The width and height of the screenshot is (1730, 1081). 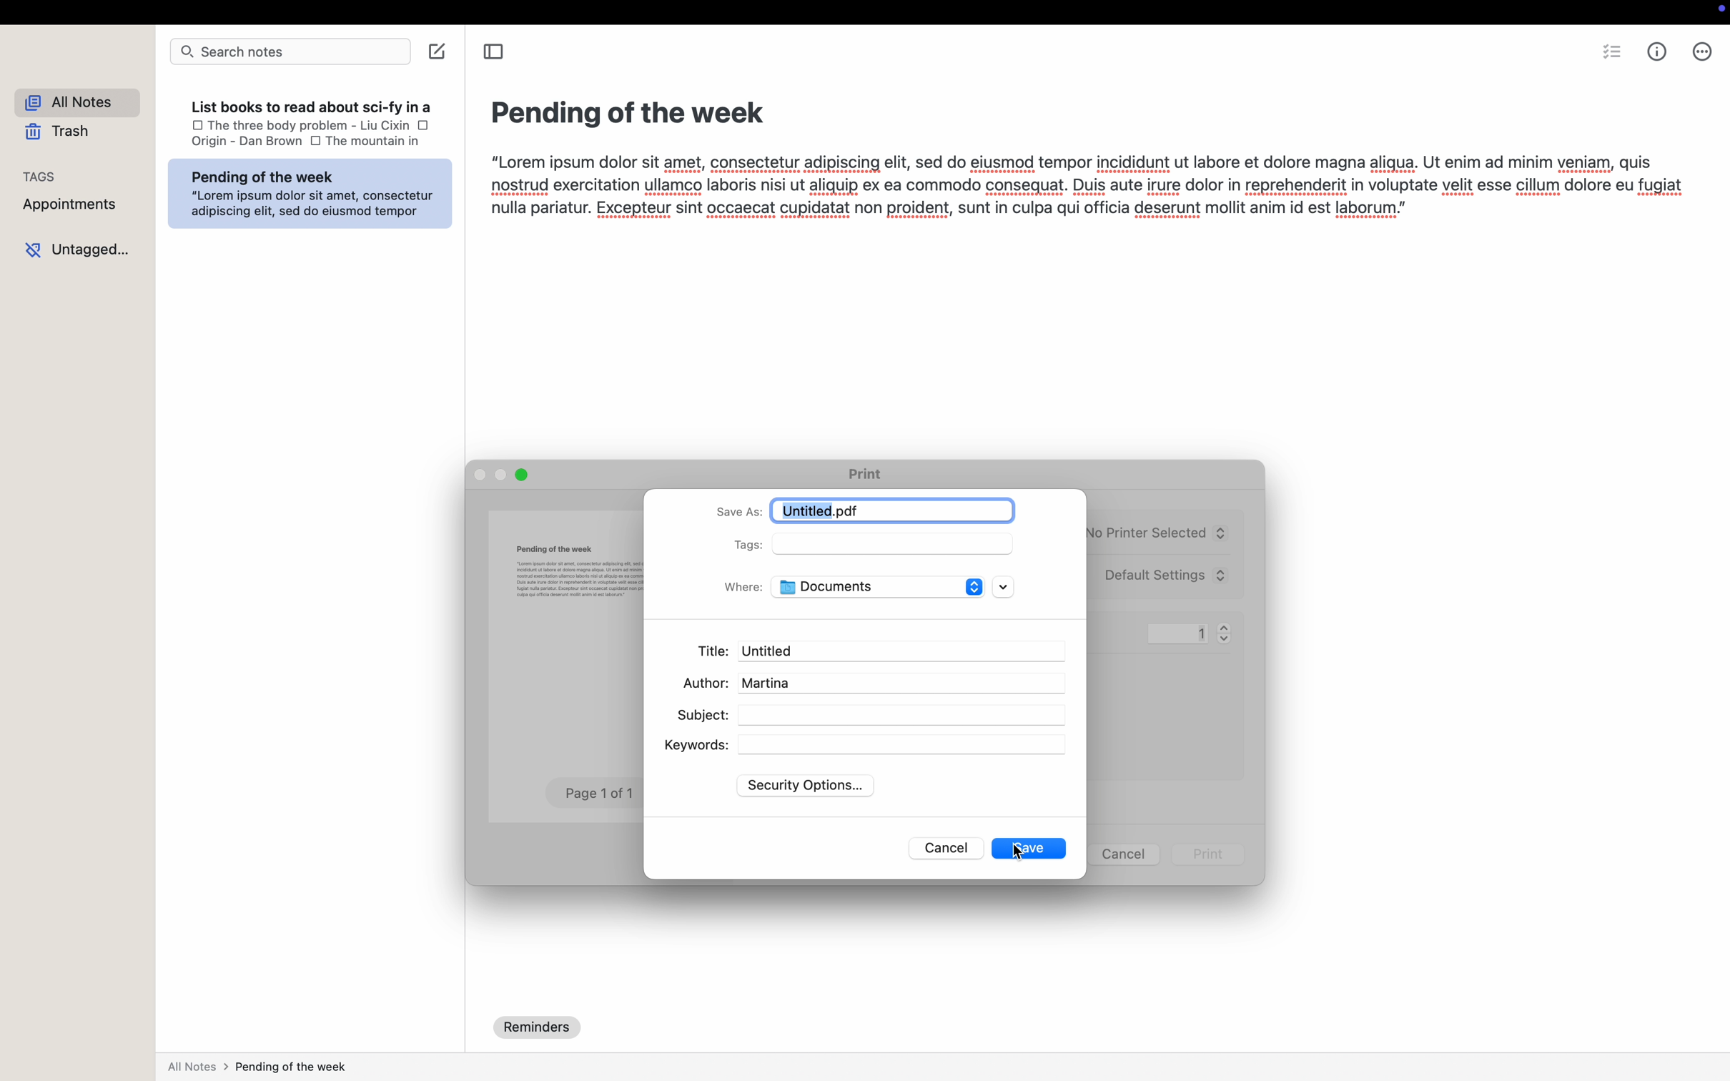 I want to click on toggle sidebar, so click(x=496, y=54).